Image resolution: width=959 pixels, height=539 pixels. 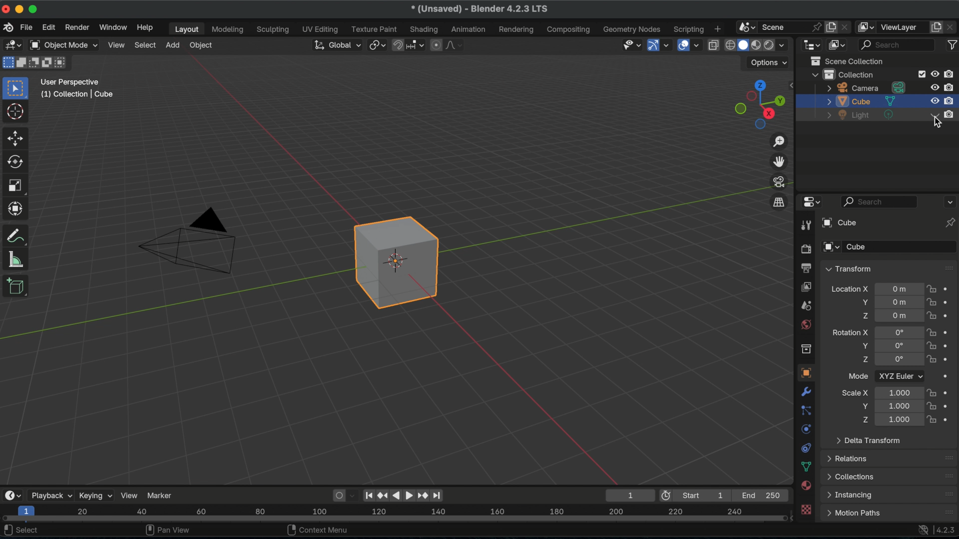 What do you see at coordinates (697, 496) in the screenshot?
I see `first frame of playback/ rendering range` at bounding box center [697, 496].